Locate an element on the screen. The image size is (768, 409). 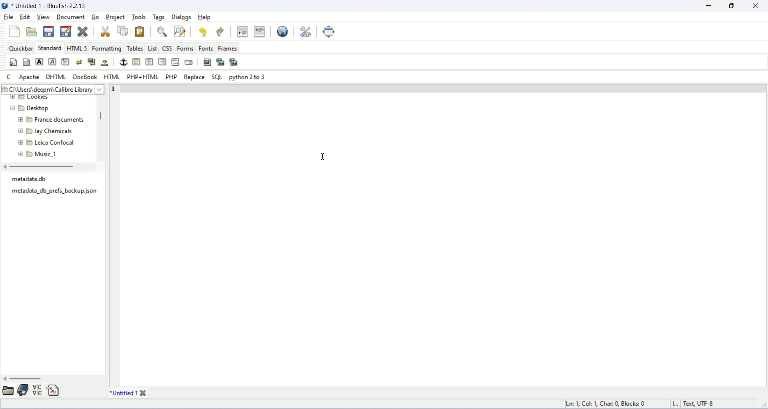
find and replace is located at coordinates (181, 32).